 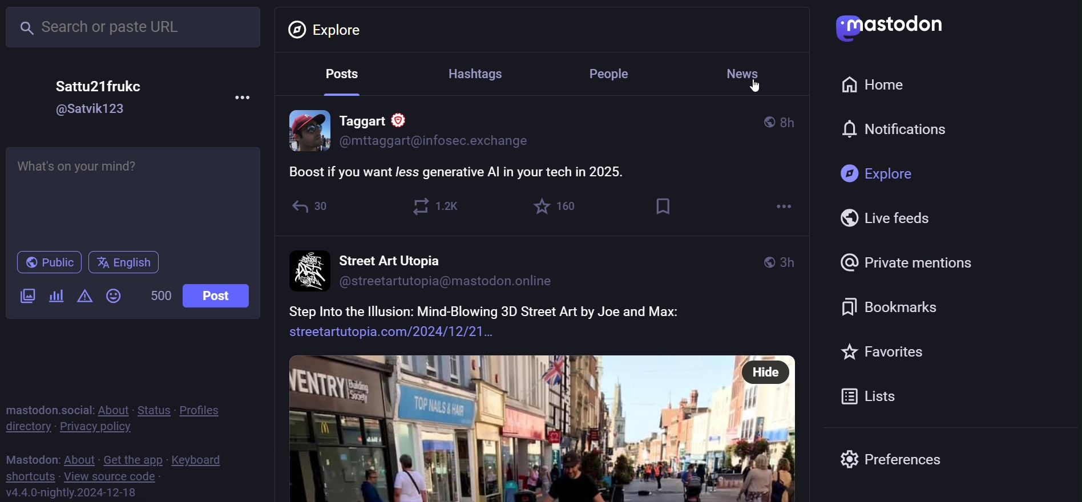 I want to click on list, so click(x=870, y=396).